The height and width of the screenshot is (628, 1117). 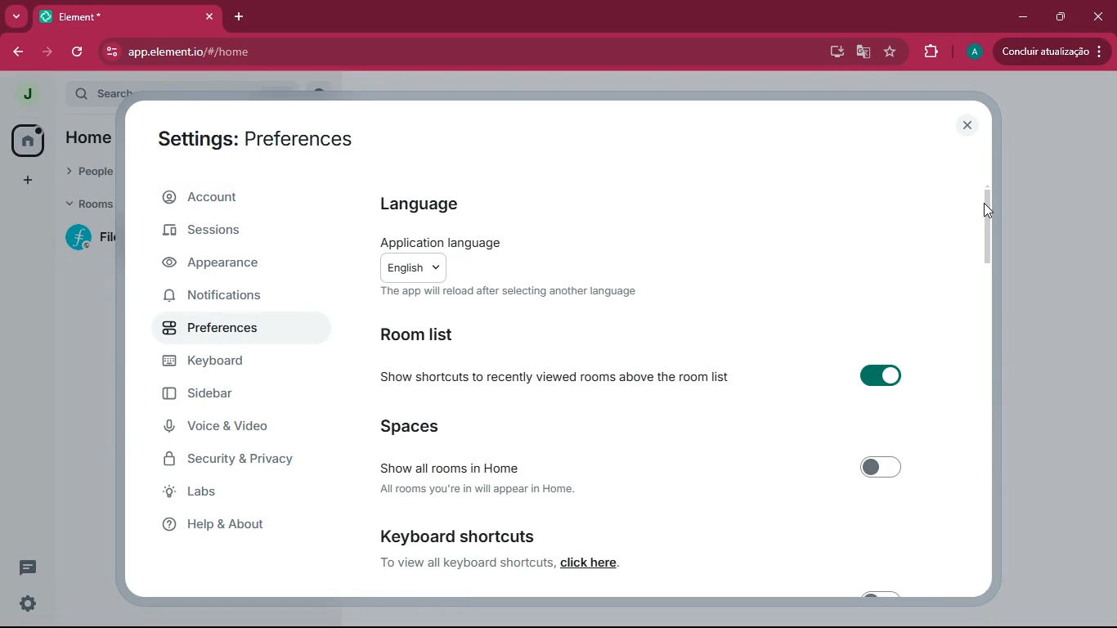 What do you see at coordinates (554, 376) in the screenshot?
I see `show shortcuts to recently viewed rooms above the room list` at bounding box center [554, 376].